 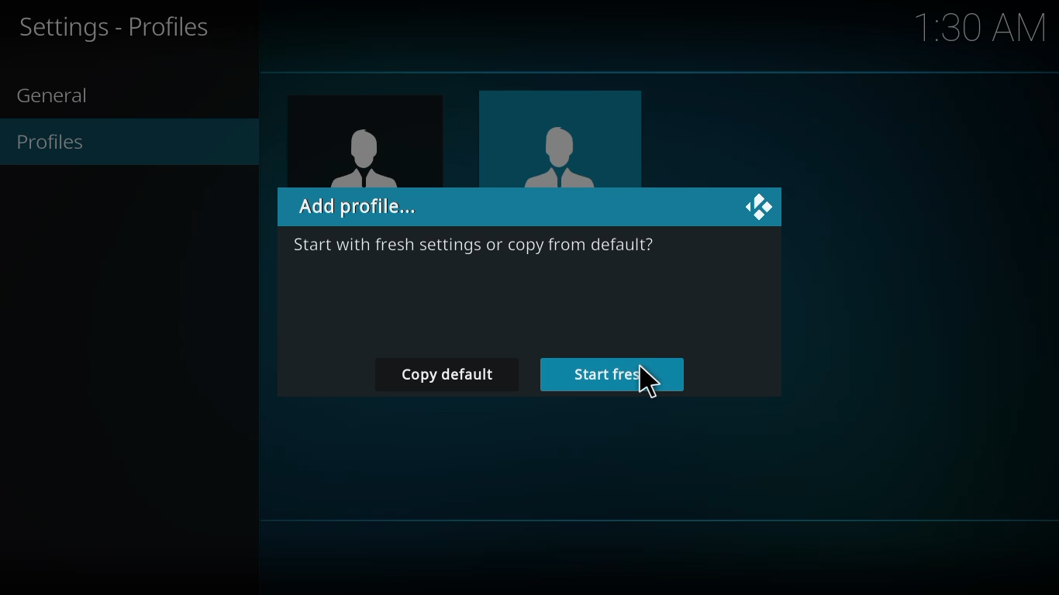 What do you see at coordinates (118, 27) in the screenshot?
I see `profiles` at bounding box center [118, 27].